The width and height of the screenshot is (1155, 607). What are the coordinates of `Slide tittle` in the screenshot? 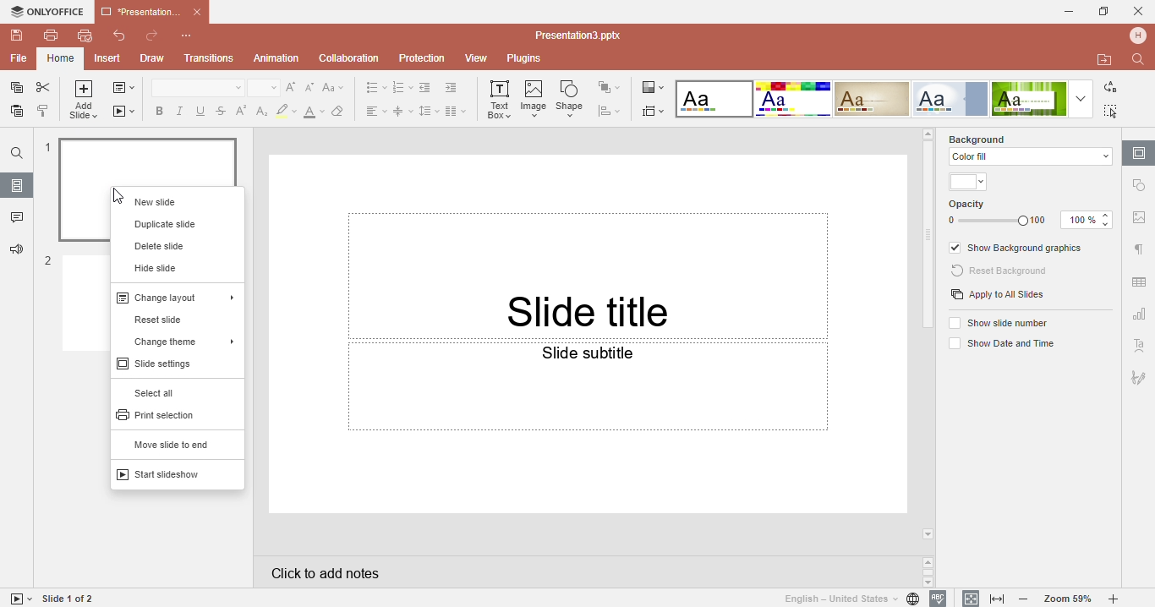 It's located at (589, 248).